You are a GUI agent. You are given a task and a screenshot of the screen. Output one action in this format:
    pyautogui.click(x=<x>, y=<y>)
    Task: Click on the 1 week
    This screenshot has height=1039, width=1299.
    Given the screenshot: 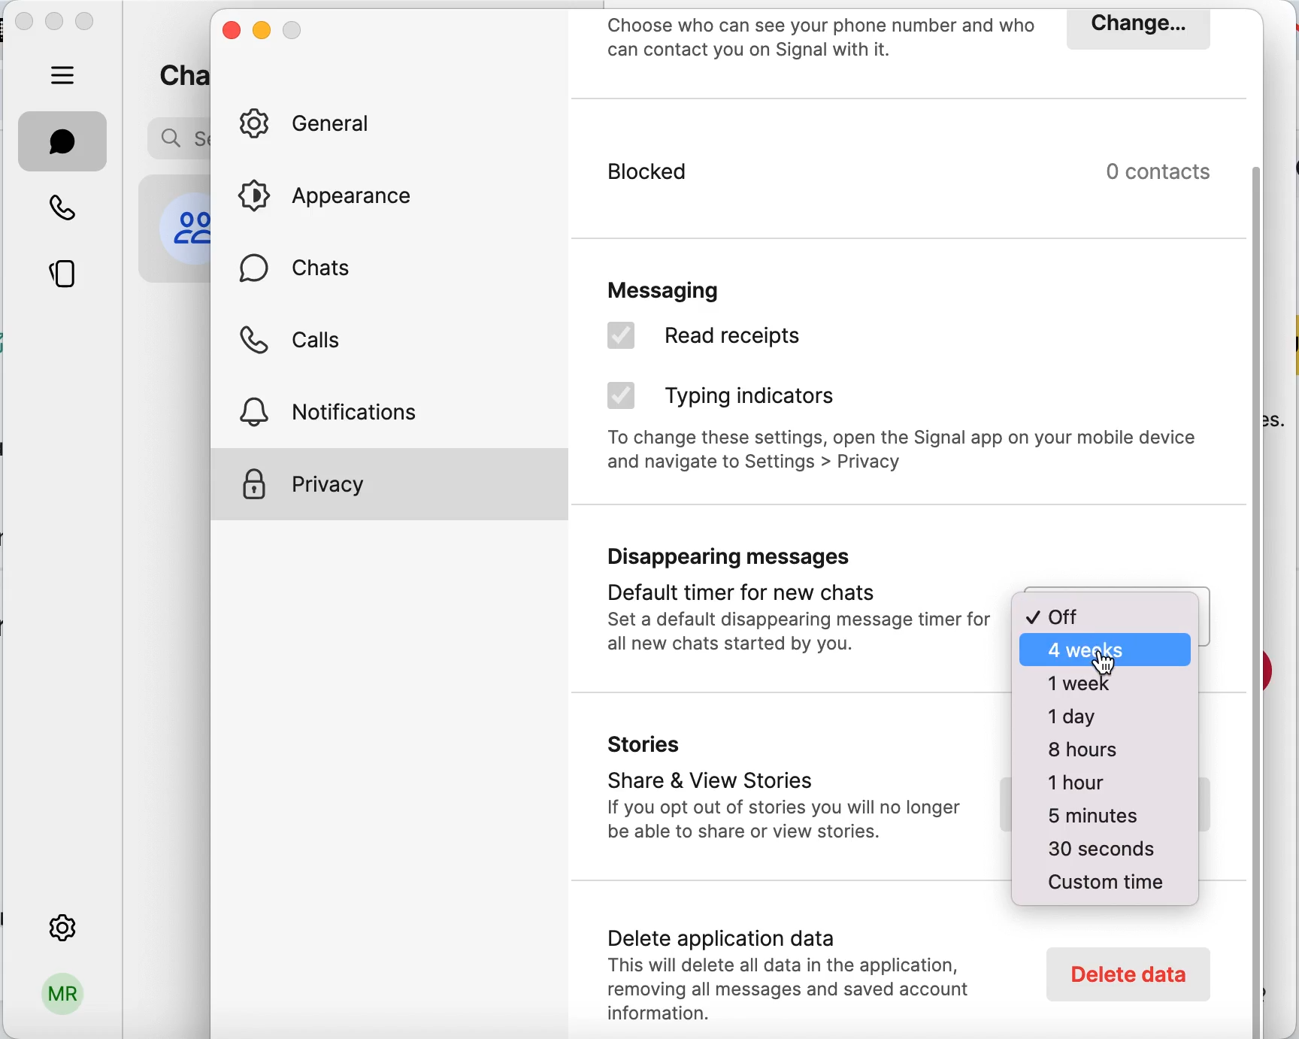 What is the action you would take?
    pyautogui.click(x=1107, y=683)
    